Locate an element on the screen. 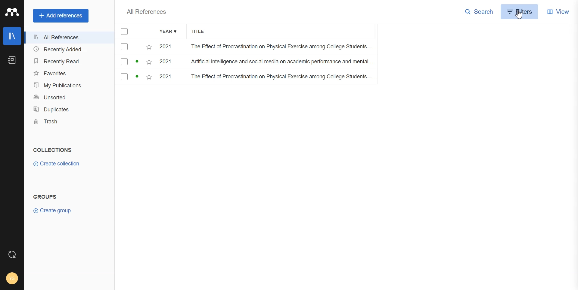 This screenshot has height=290, width=578. Trash is located at coordinates (69, 122).